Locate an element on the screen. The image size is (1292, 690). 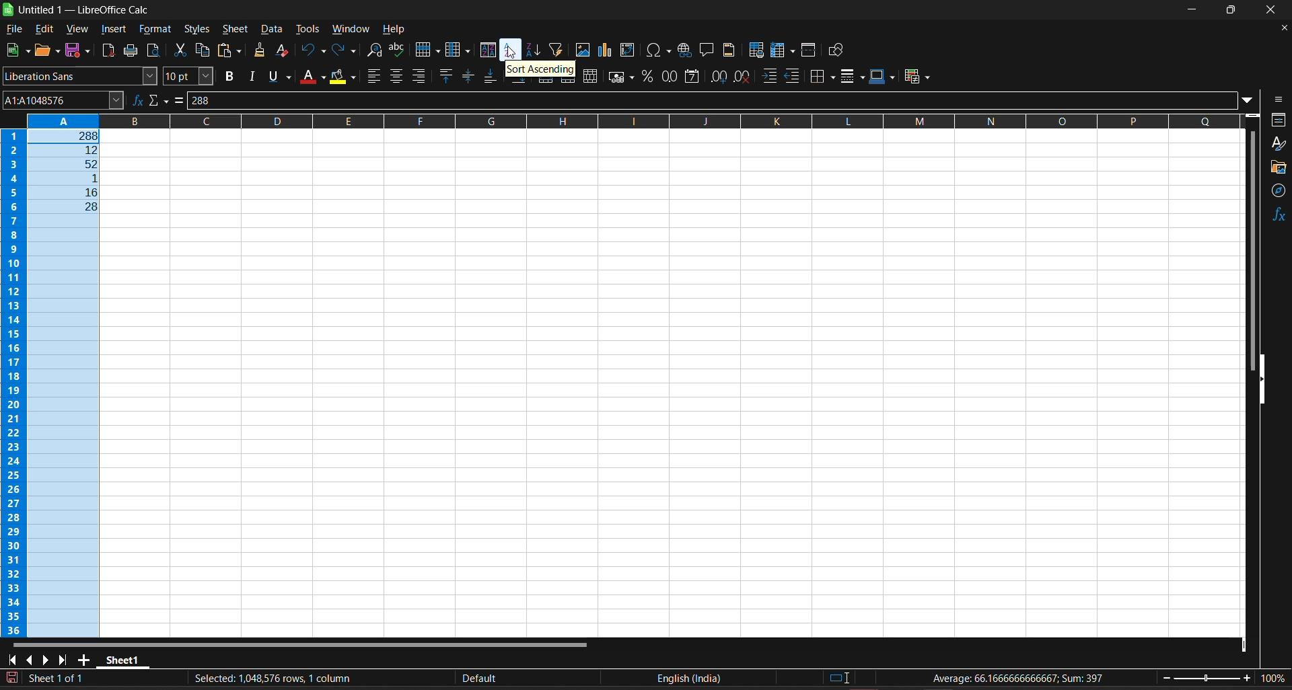
sort descending is located at coordinates (537, 49).